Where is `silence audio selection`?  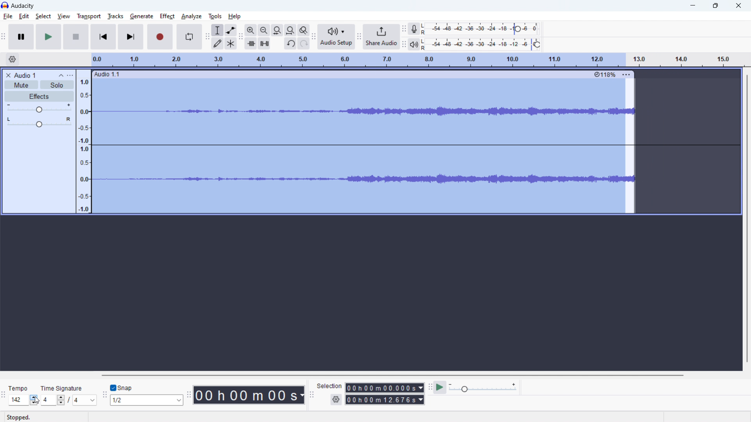 silence audio selection is located at coordinates (264, 43).